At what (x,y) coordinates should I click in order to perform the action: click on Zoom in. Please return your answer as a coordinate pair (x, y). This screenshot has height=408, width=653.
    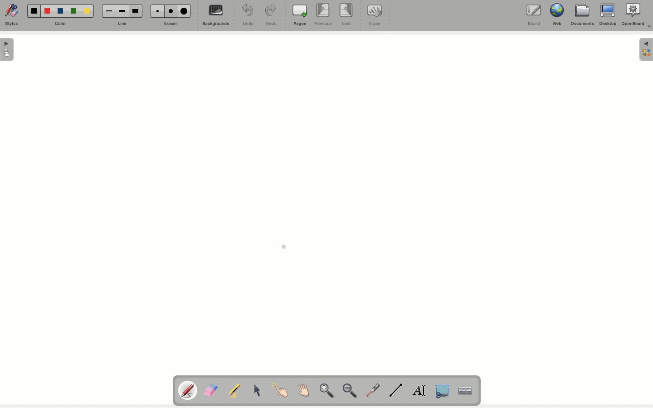
    Looking at the image, I should click on (326, 391).